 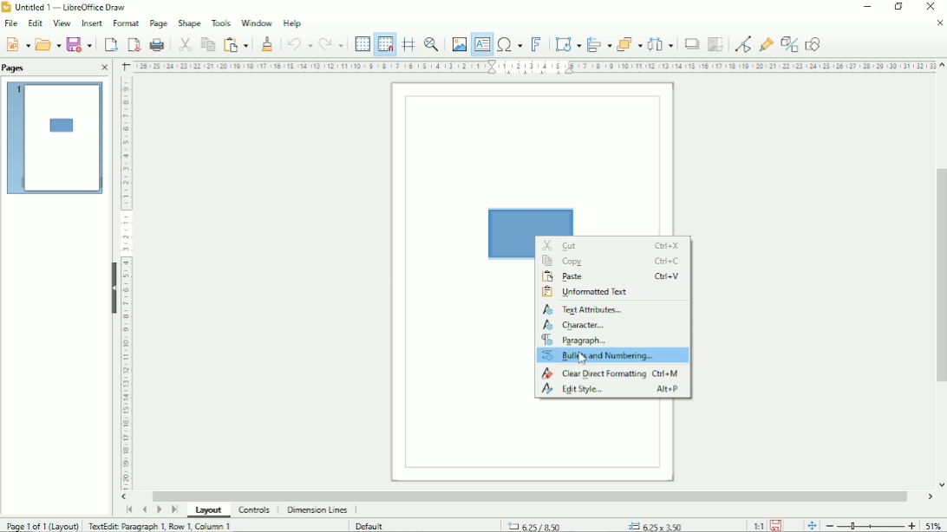 I want to click on Zoom & pan, so click(x=433, y=42).